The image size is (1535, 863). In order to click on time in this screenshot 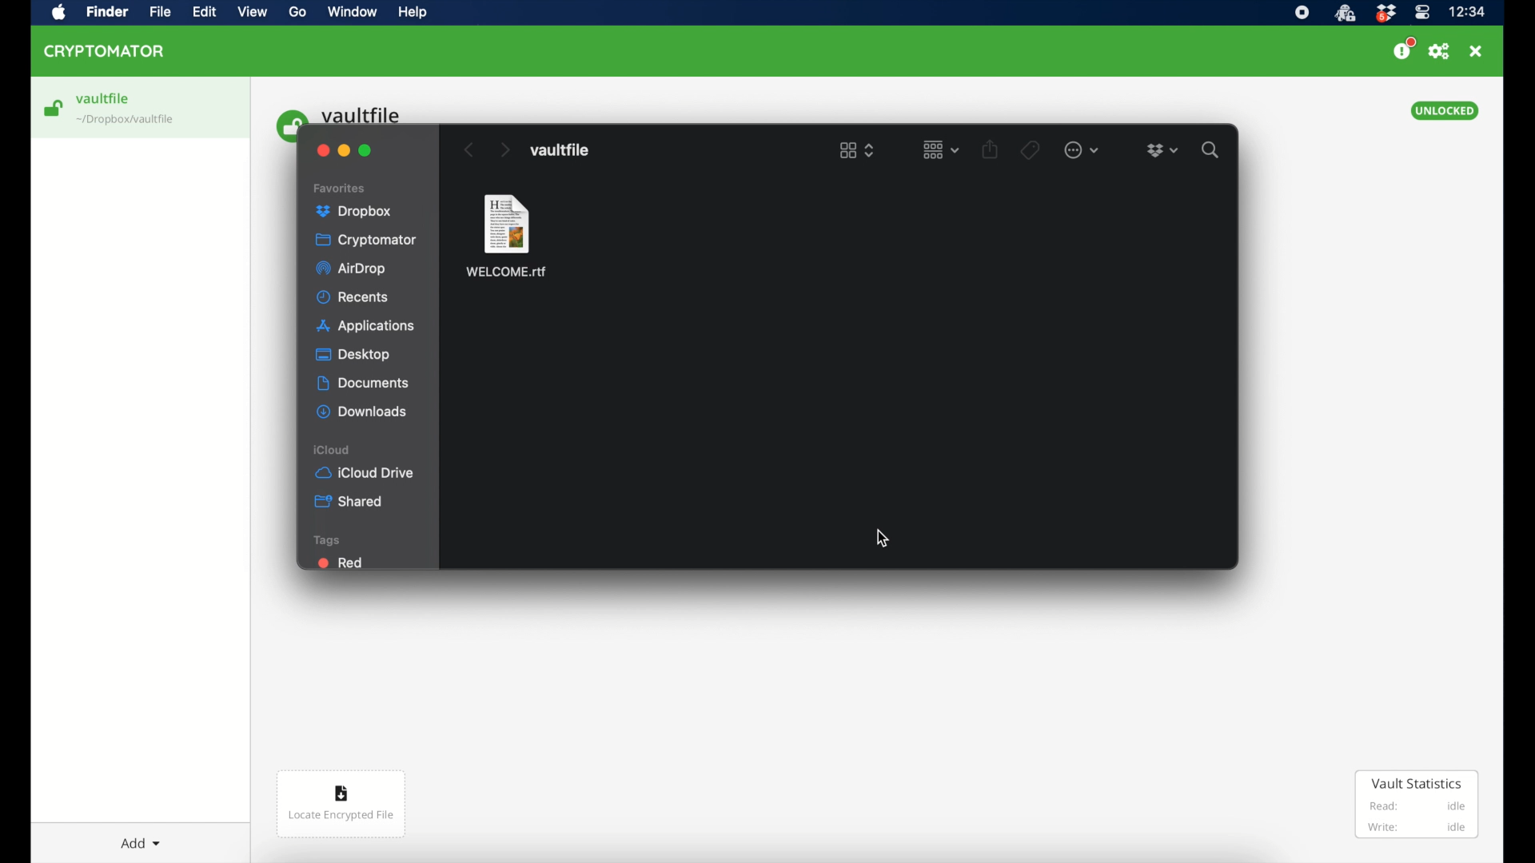, I will do `click(1469, 12)`.